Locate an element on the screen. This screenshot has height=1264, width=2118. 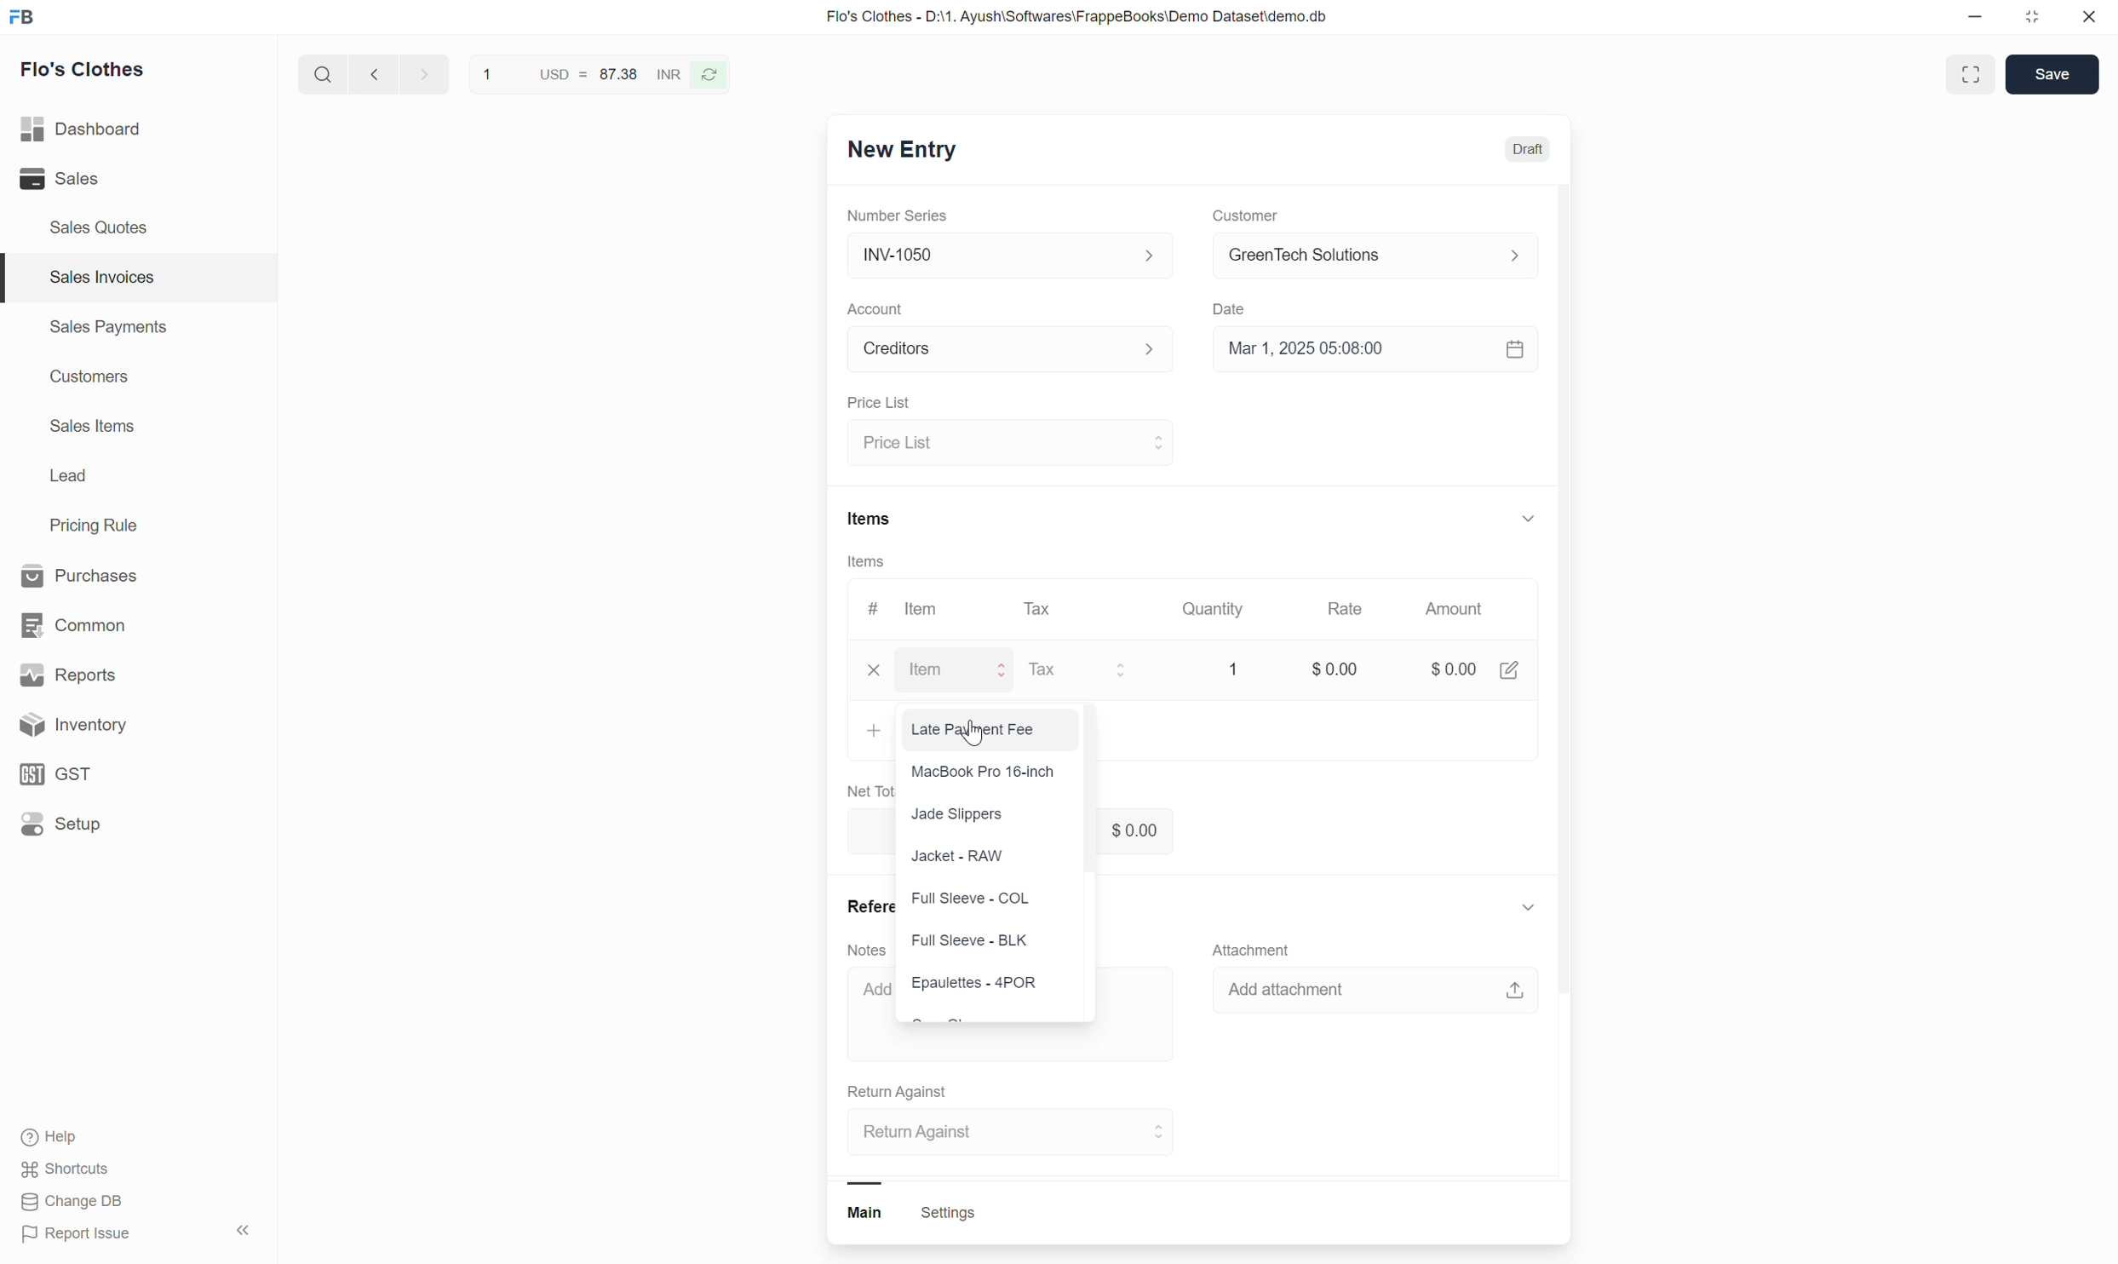
Sales  is located at coordinates (96, 180).